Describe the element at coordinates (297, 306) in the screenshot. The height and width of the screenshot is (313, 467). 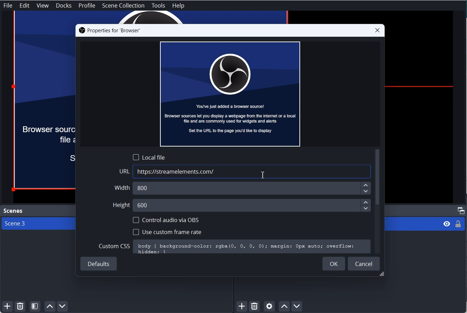
I see `Move Source Down` at that location.